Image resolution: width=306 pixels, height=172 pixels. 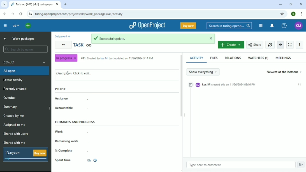 What do you see at coordinates (282, 14) in the screenshot?
I see `Bookmark this tab` at bounding box center [282, 14].